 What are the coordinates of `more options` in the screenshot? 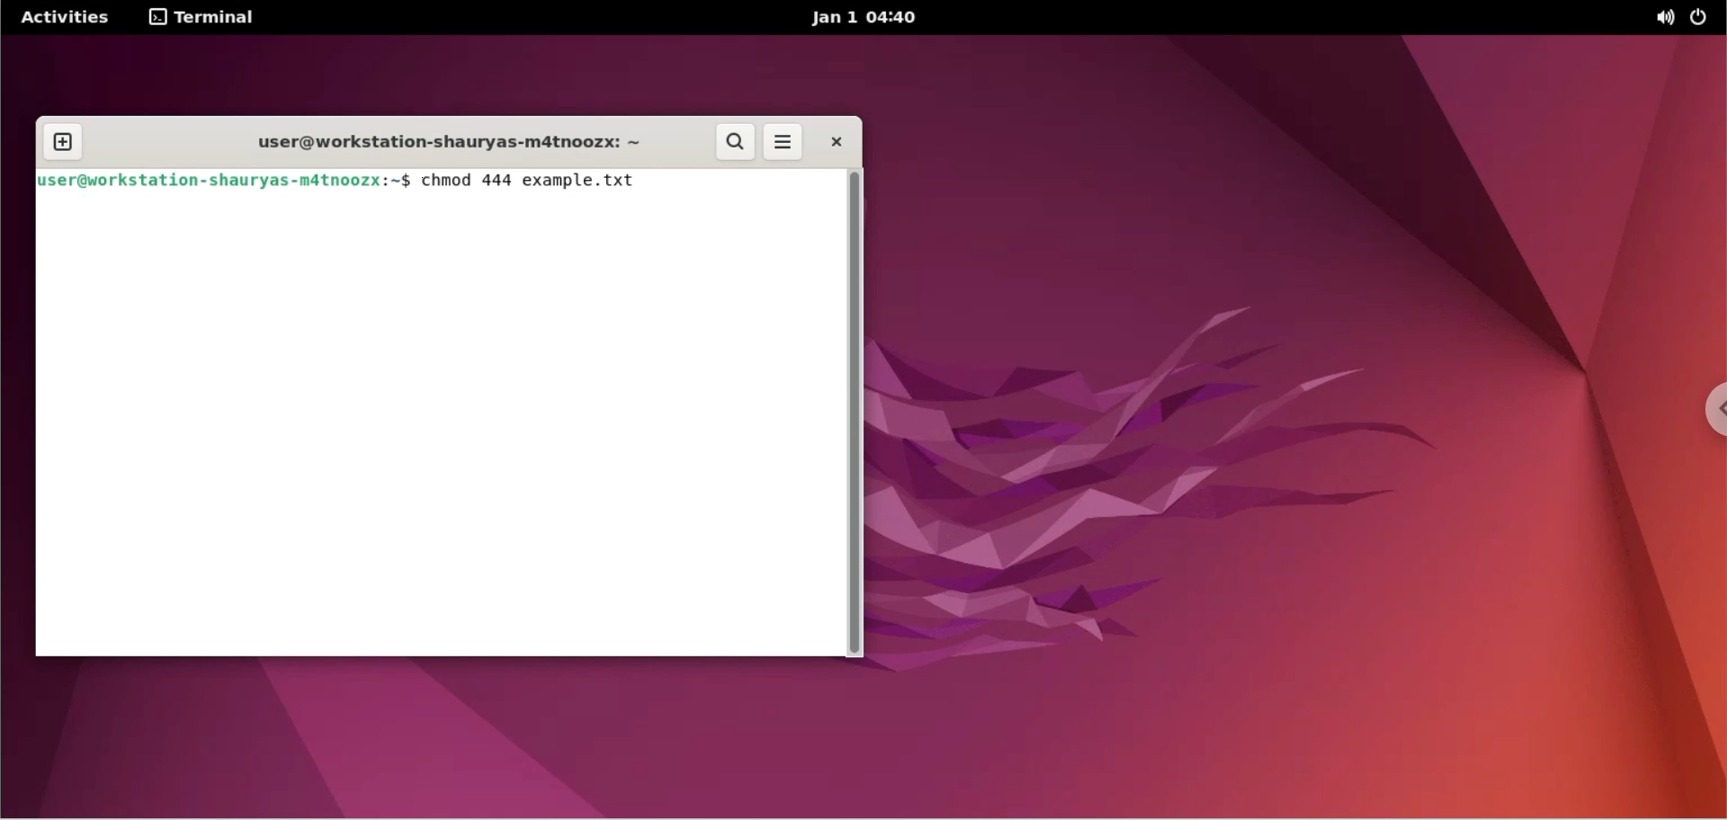 It's located at (786, 142).